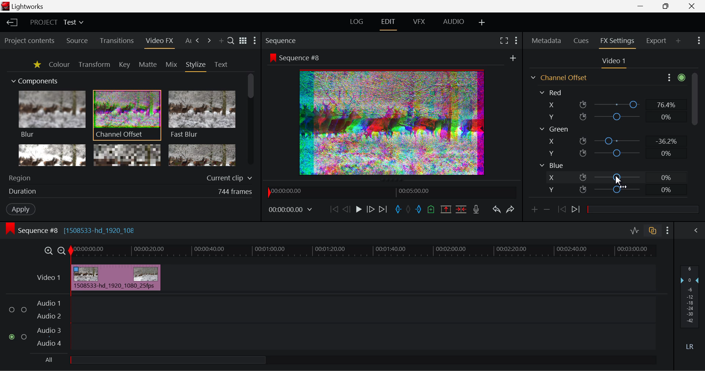 This screenshot has width=705, height=371. I want to click on Show Settings, so click(667, 231).